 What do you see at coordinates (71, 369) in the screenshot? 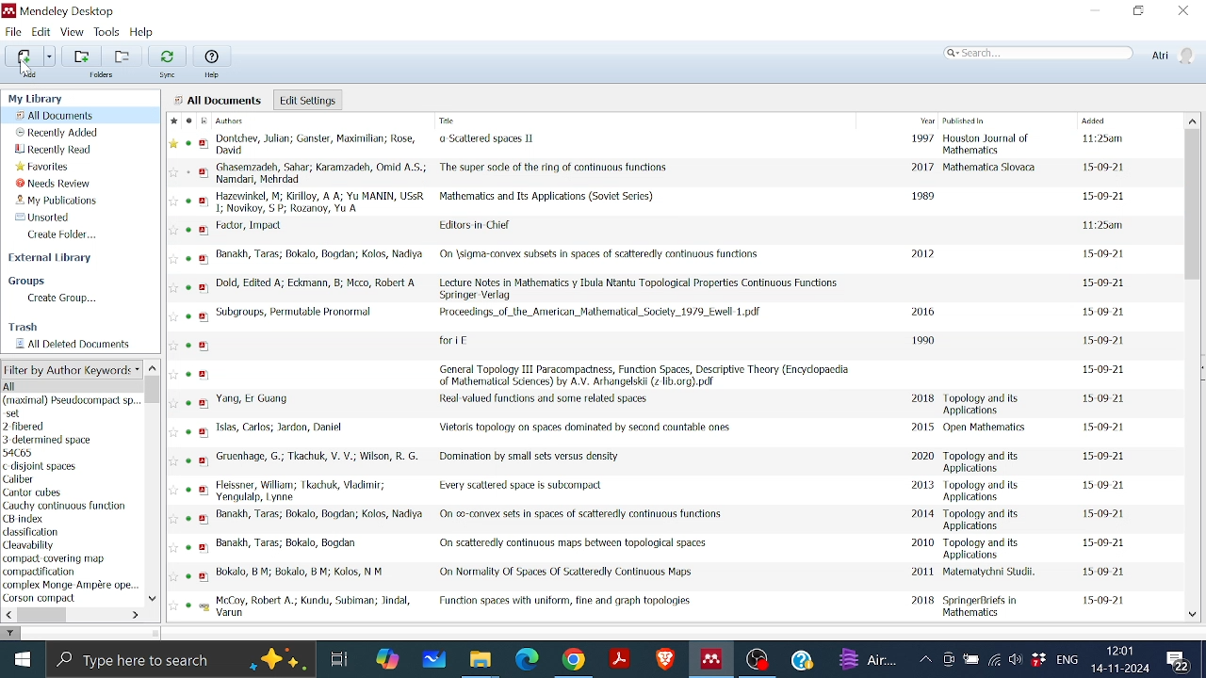
I see `Filter options` at bounding box center [71, 369].